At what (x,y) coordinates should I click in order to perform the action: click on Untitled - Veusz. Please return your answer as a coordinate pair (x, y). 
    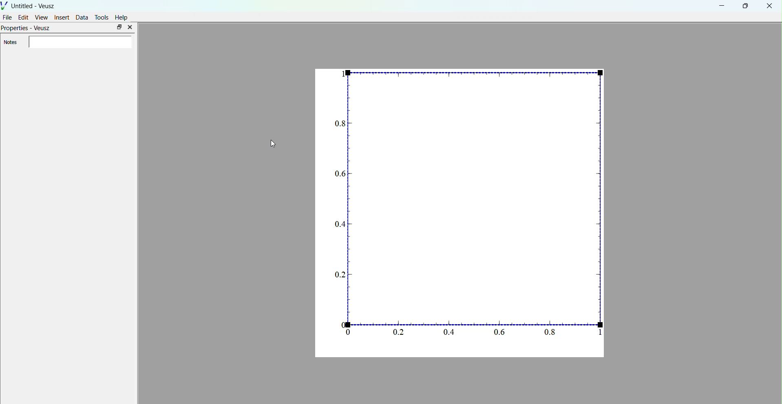
    Looking at the image, I should click on (29, 5).